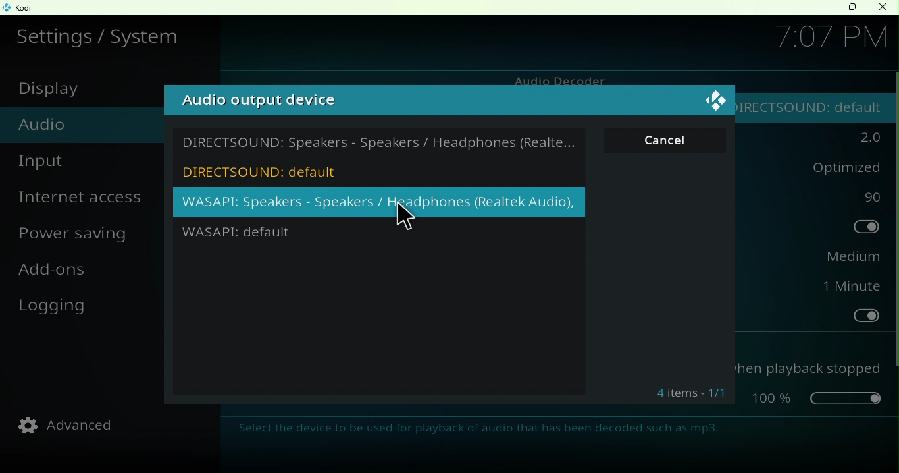 The image size is (899, 473). Describe the element at coordinates (59, 275) in the screenshot. I see `Add-ons` at that location.